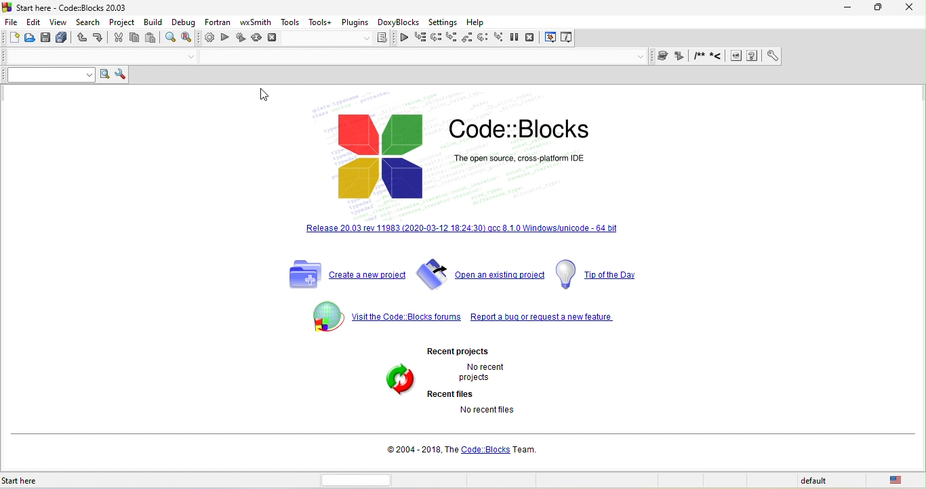  Describe the element at coordinates (275, 40) in the screenshot. I see `abrot` at that location.